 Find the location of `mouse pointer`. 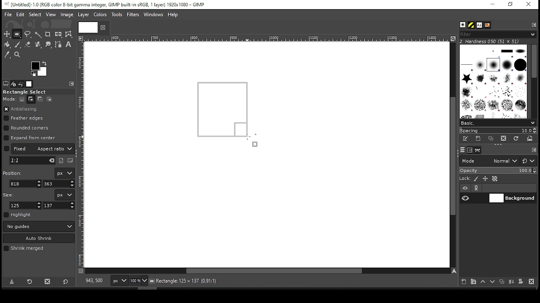

mouse pointer is located at coordinates (251, 140).